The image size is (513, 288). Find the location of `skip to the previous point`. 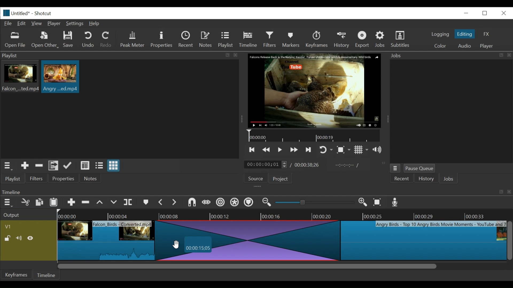

skip to the previous point is located at coordinates (252, 150).